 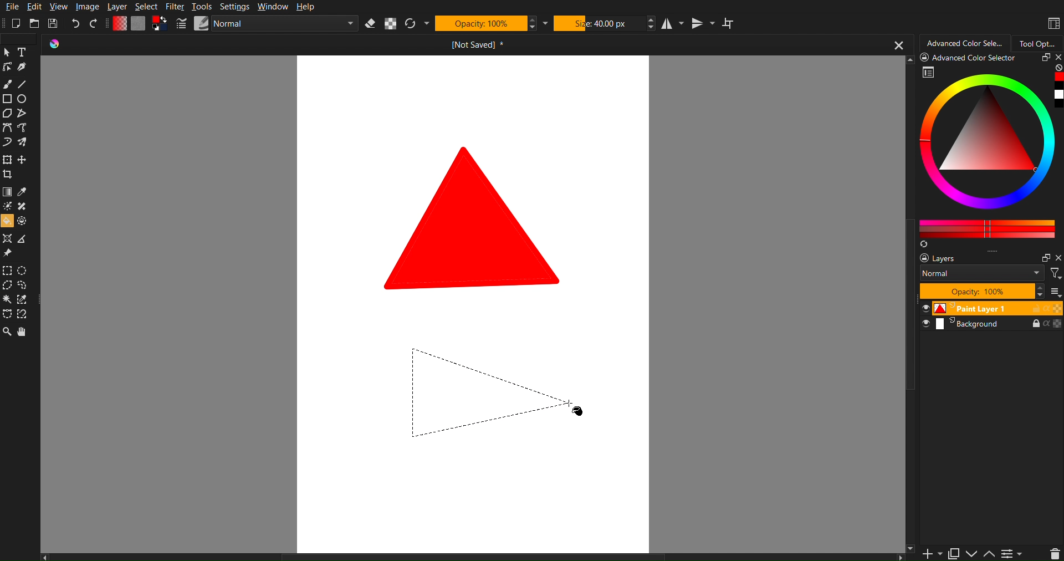 What do you see at coordinates (24, 207) in the screenshot?
I see `tool` at bounding box center [24, 207].